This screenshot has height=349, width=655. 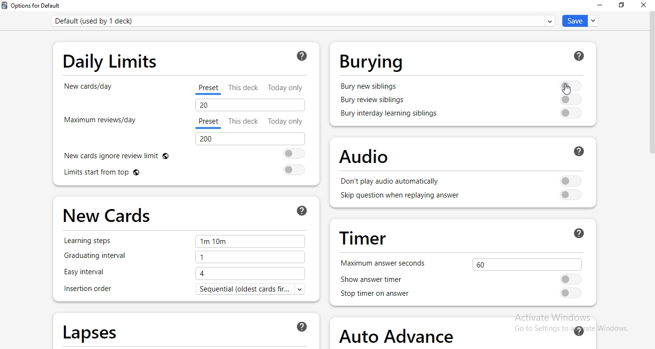 What do you see at coordinates (571, 114) in the screenshot?
I see `toggle` at bounding box center [571, 114].